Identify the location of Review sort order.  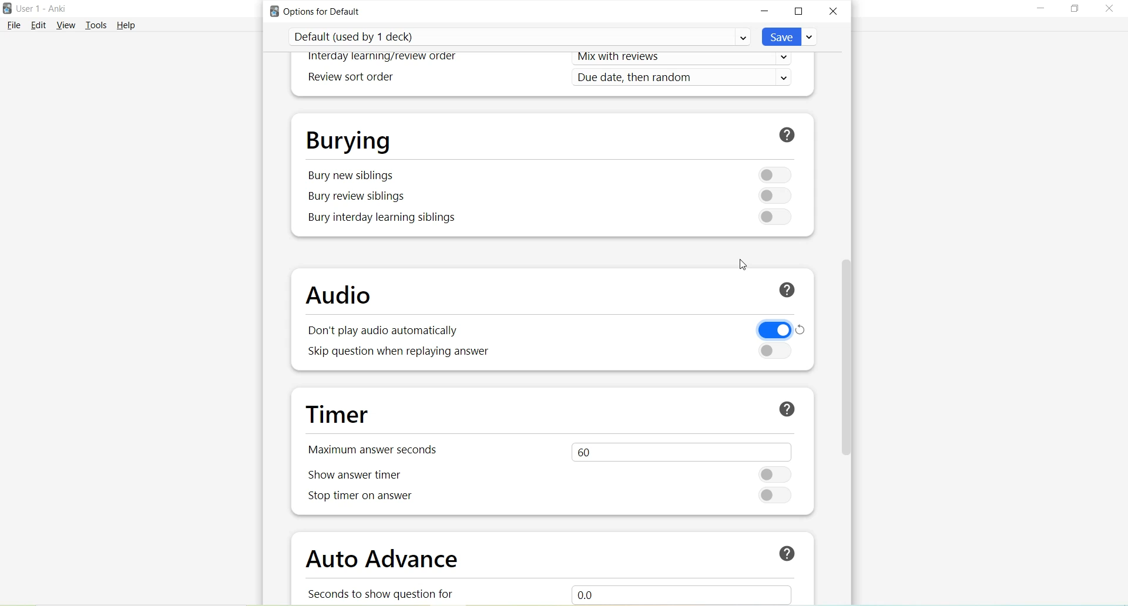
(349, 78).